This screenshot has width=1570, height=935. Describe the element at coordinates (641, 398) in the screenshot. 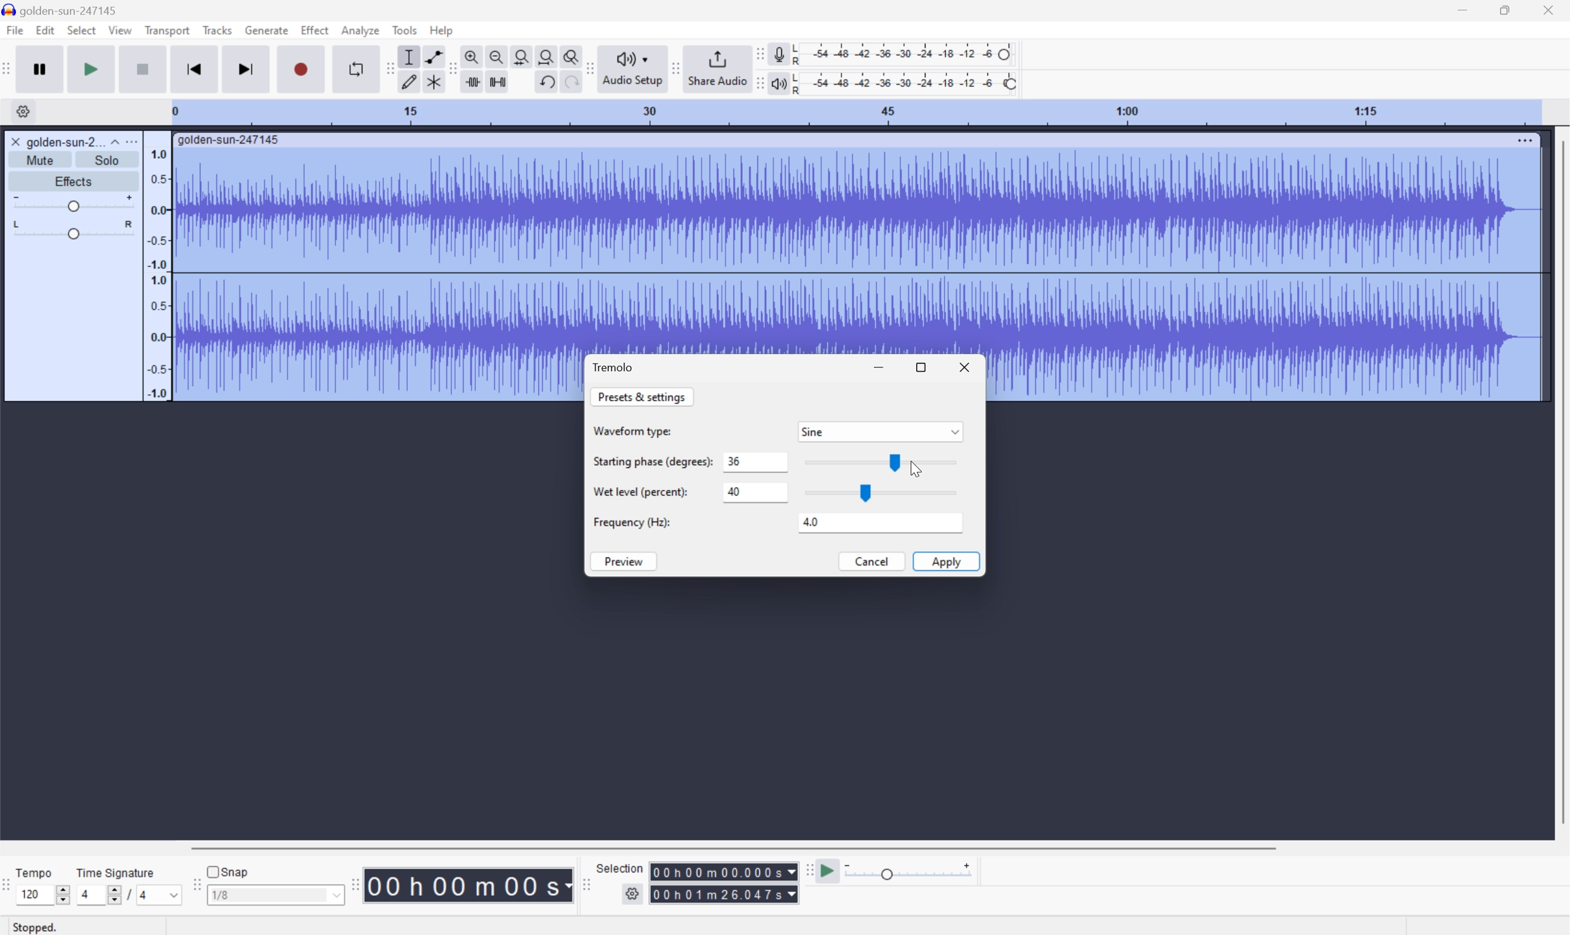

I see `Presets & settings` at that location.